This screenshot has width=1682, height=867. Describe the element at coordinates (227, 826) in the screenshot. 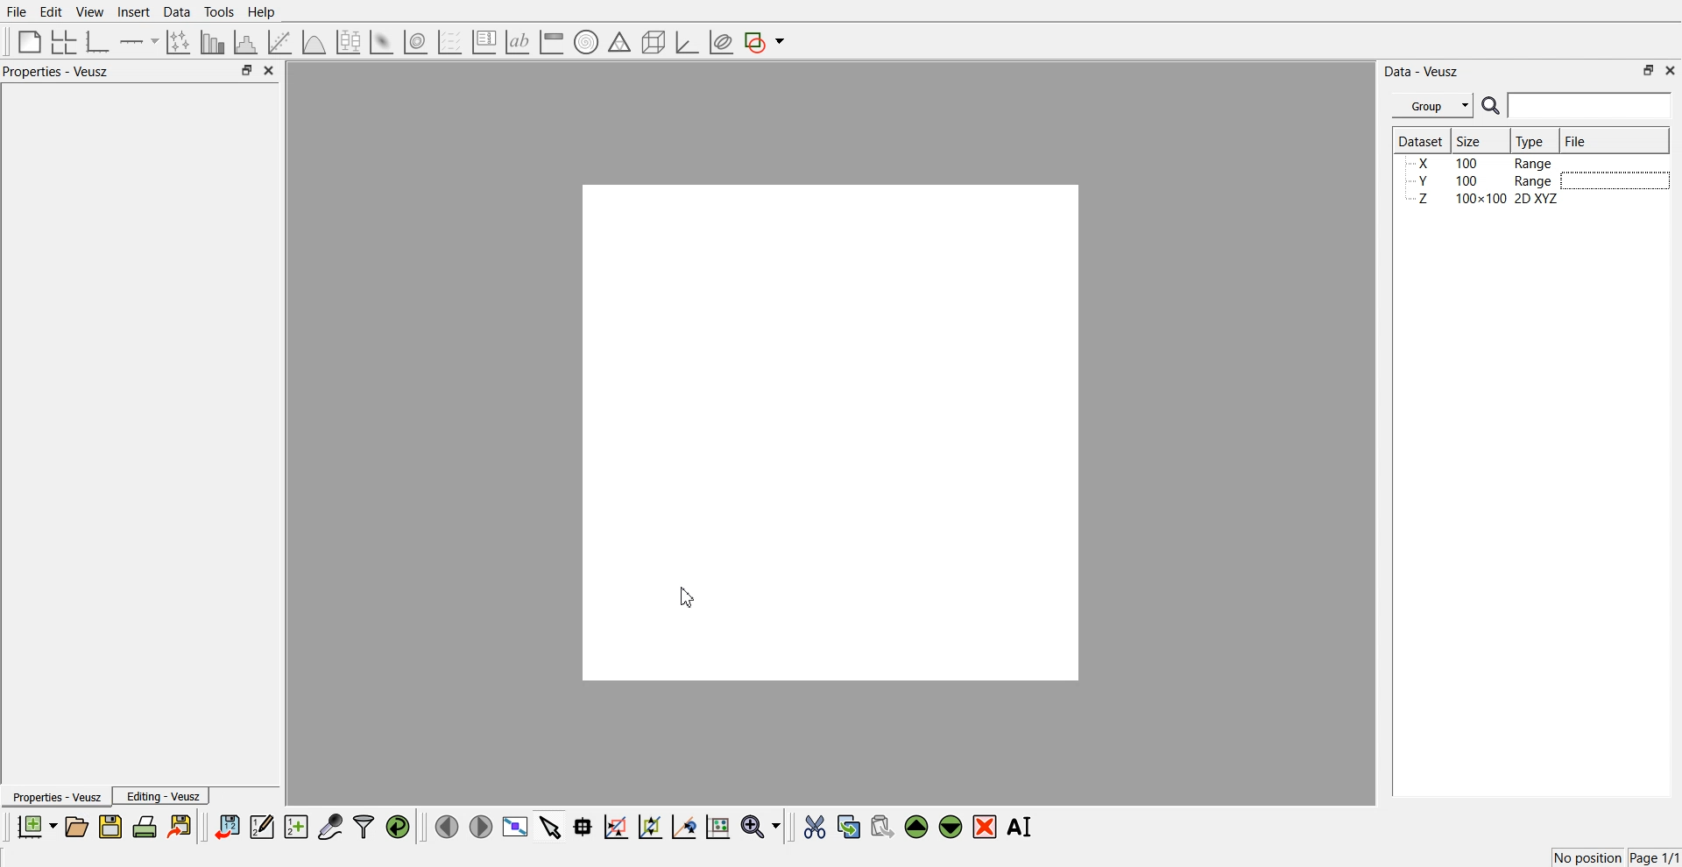

I see `Import dataset from veusz` at that location.